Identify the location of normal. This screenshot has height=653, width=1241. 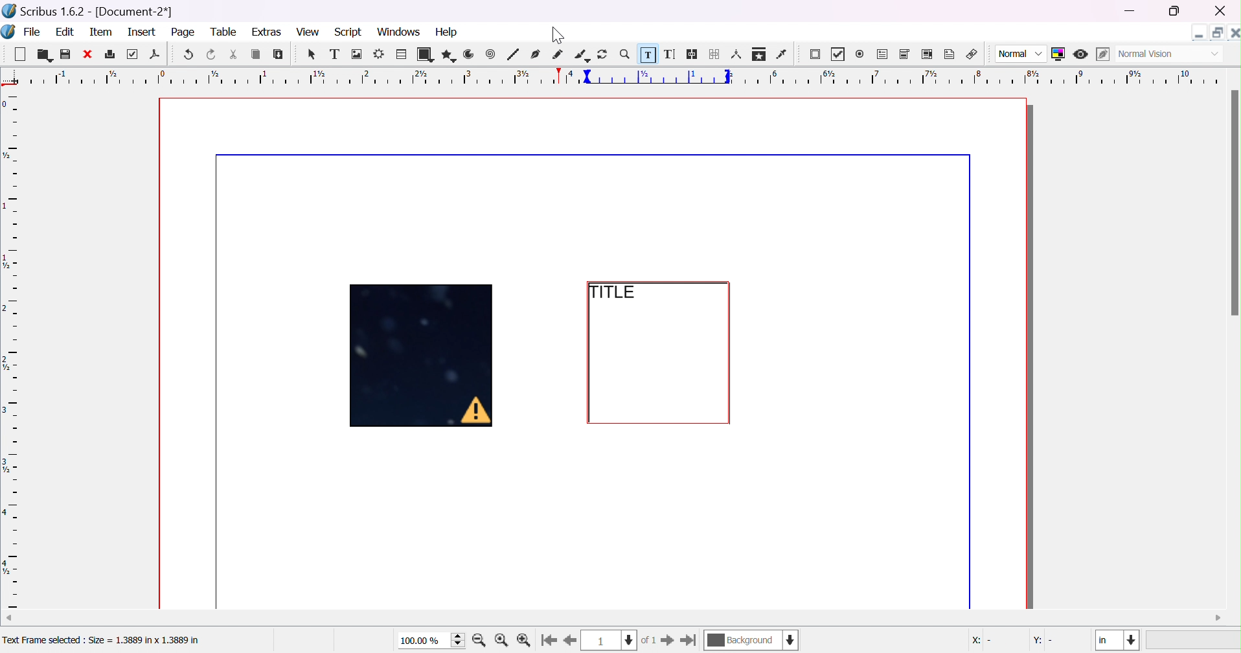
(1021, 54).